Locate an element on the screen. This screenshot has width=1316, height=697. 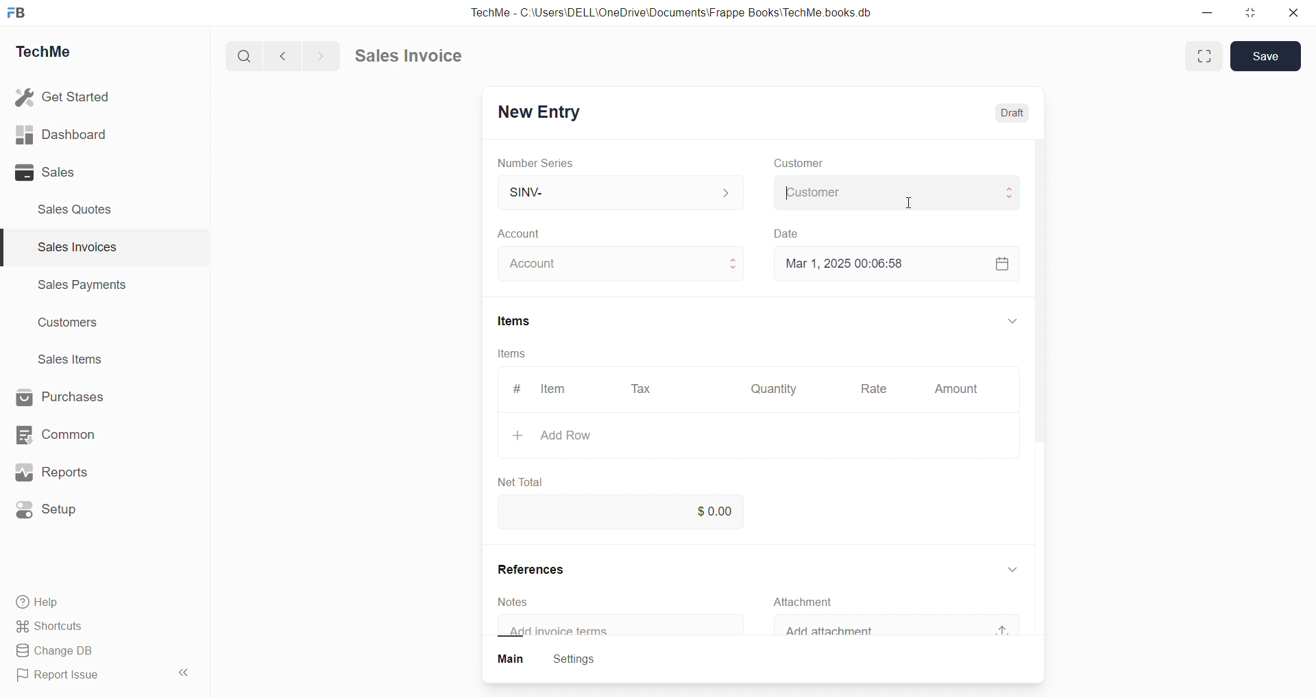
 Help is located at coordinates (45, 604).